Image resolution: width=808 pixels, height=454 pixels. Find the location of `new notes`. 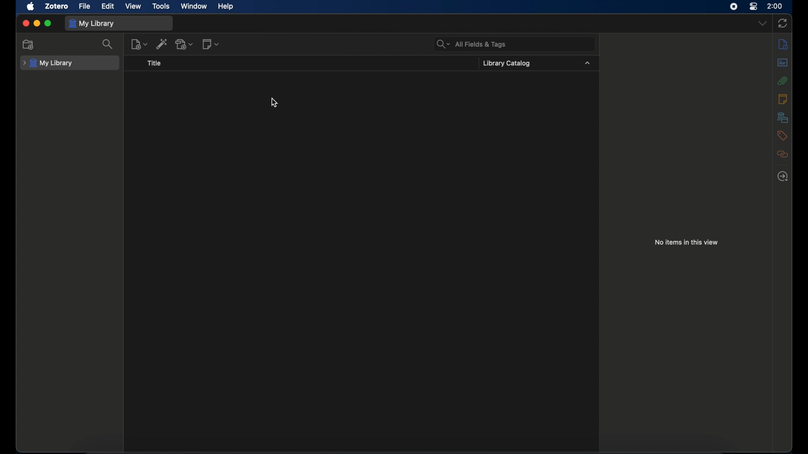

new notes is located at coordinates (211, 44).